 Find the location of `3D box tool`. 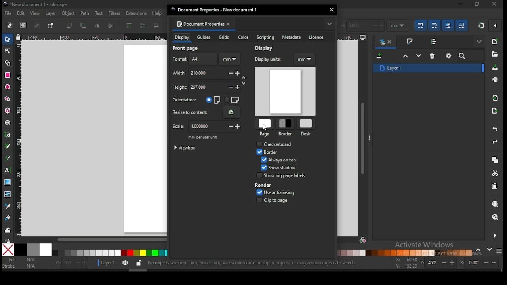

3D box tool is located at coordinates (8, 110).